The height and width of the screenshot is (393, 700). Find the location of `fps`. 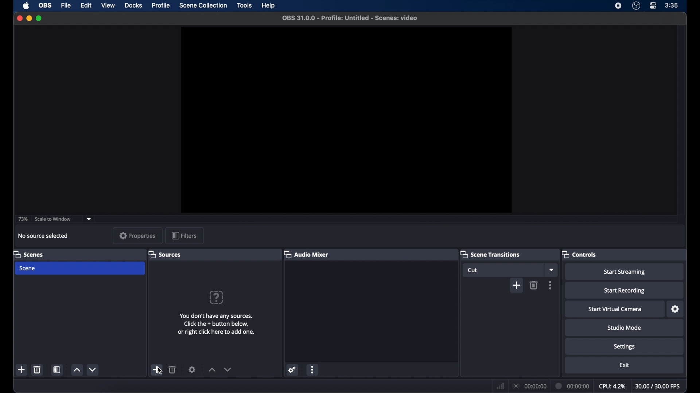

fps is located at coordinates (658, 386).